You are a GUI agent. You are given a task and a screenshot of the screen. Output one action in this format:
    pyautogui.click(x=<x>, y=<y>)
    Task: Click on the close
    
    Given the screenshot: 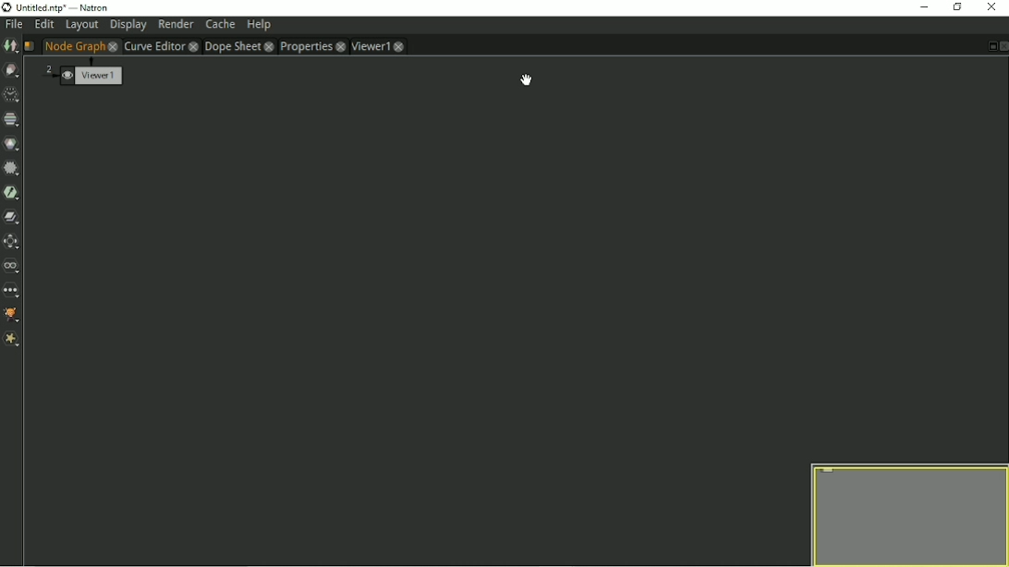 What is the action you would take?
    pyautogui.click(x=340, y=46)
    